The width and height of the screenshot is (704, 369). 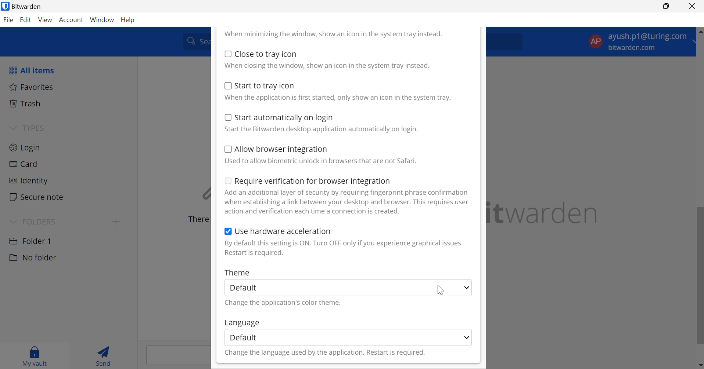 I want to click on Add an additional layer of security by requiring fingerprint phrase confirmation, so click(x=348, y=193).